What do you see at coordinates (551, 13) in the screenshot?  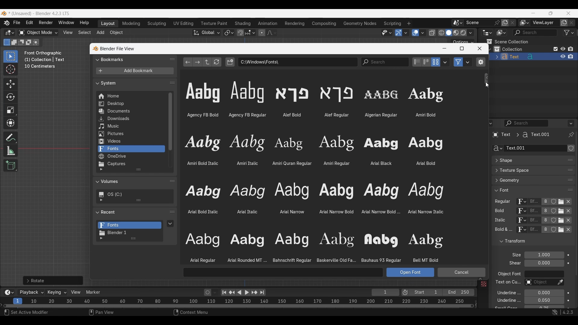 I see `Show interface in a smaller tab` at bounding box center [551, 13].